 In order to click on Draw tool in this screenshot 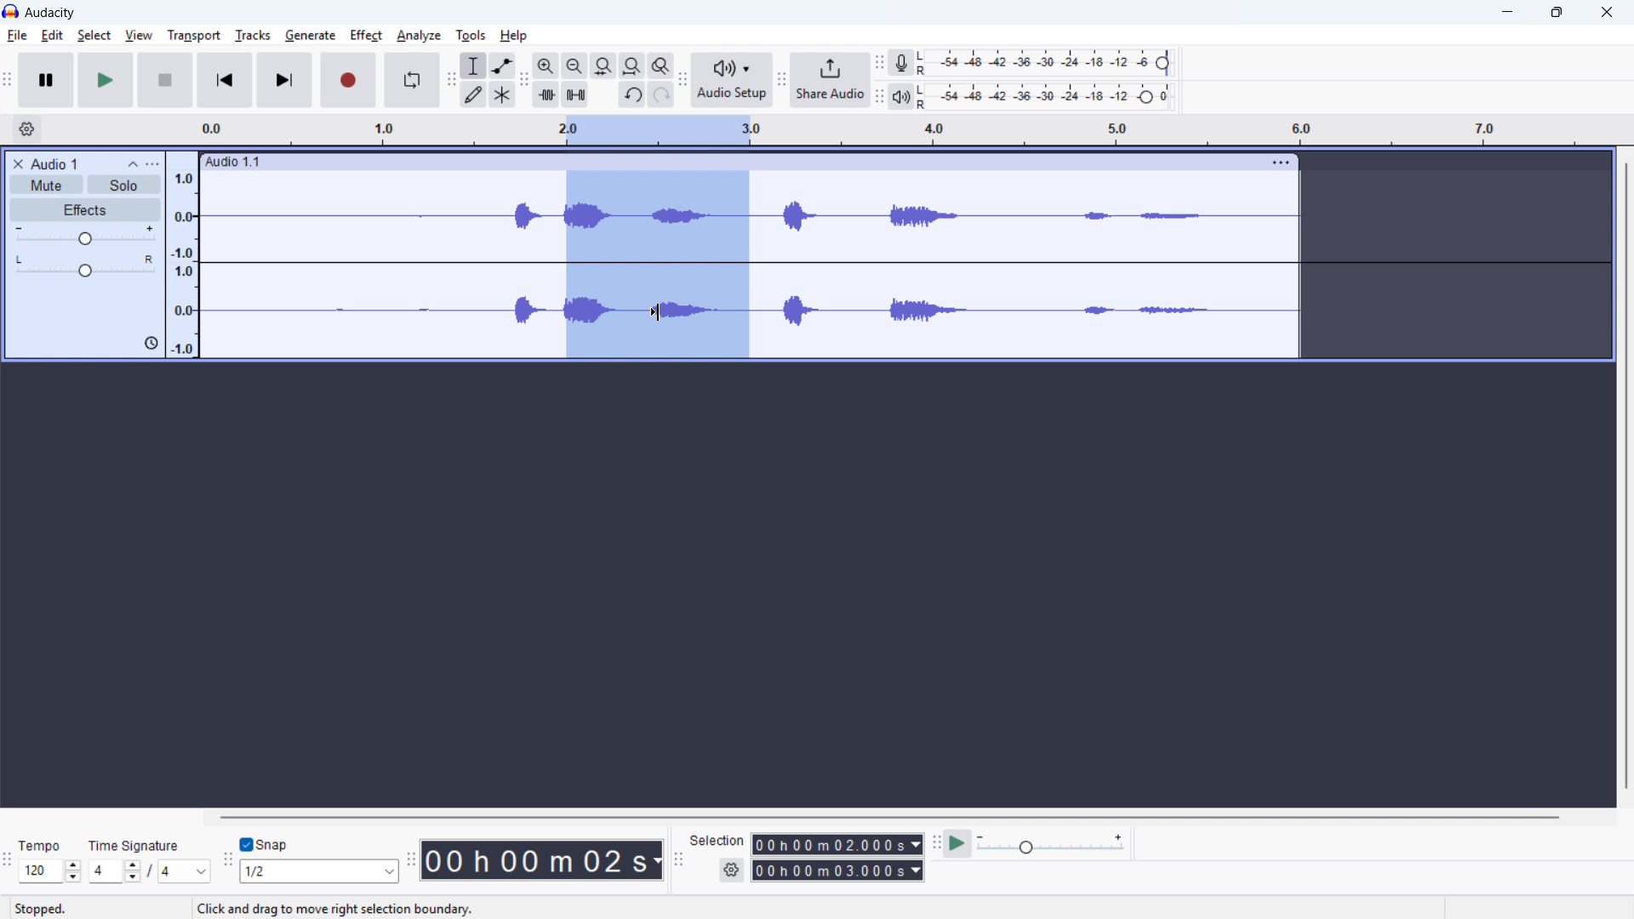, I will do `click(474, 94)`.